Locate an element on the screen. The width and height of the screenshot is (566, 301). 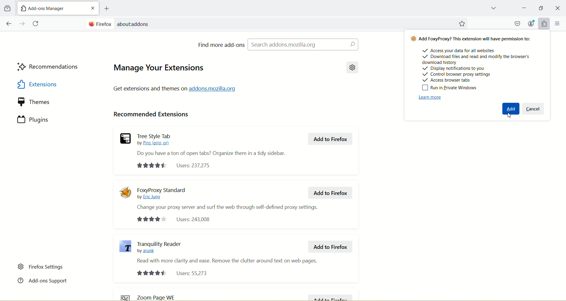
Users: 55,273 is located at coordinates (174, 273).